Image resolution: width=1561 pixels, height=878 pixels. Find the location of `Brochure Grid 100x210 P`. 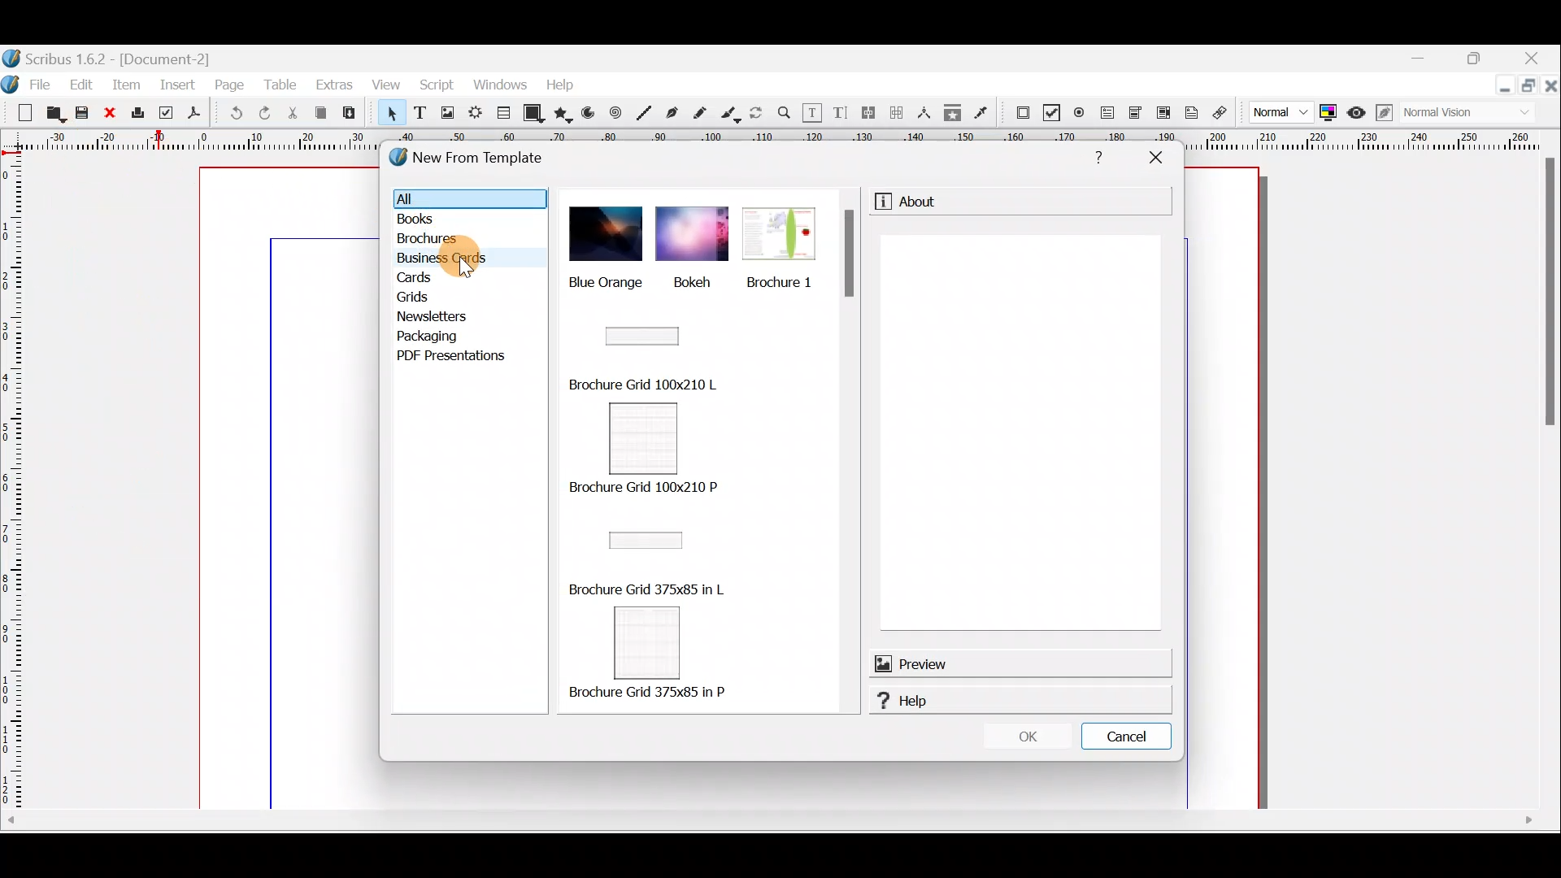

Brochure Grid 100x210 P is located at coordinates (635, 487).